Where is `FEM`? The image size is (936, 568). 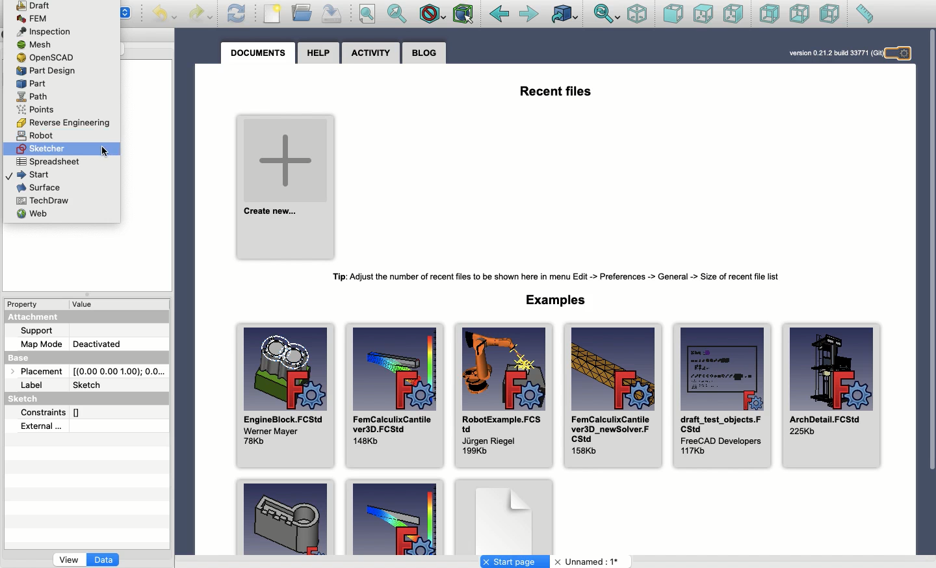
FEM is located at coordinates (31, 19).